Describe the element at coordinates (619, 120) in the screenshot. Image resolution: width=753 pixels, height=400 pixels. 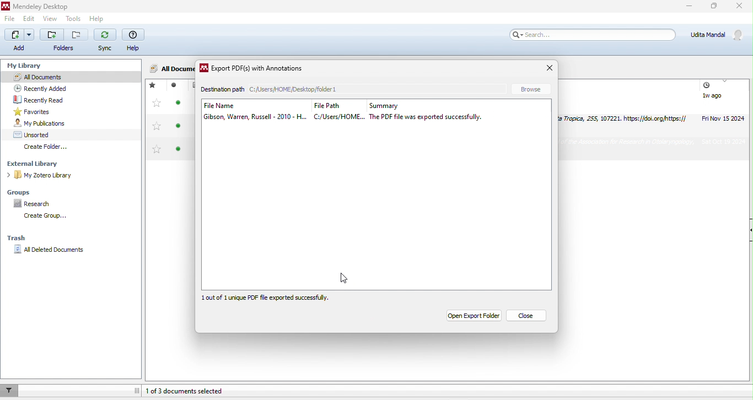
I see `| la Tropica, 255, 107221. https:/fdoi.org/ttps: |` at that location.